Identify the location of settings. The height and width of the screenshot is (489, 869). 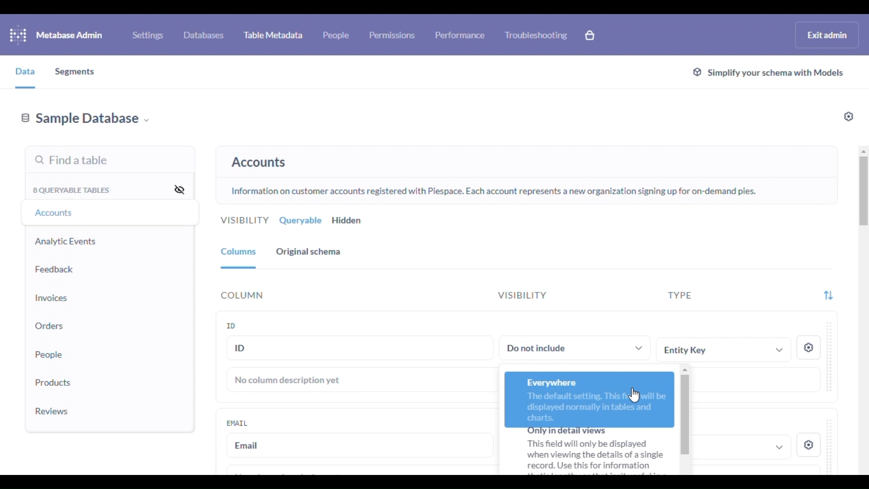
(809, 348).